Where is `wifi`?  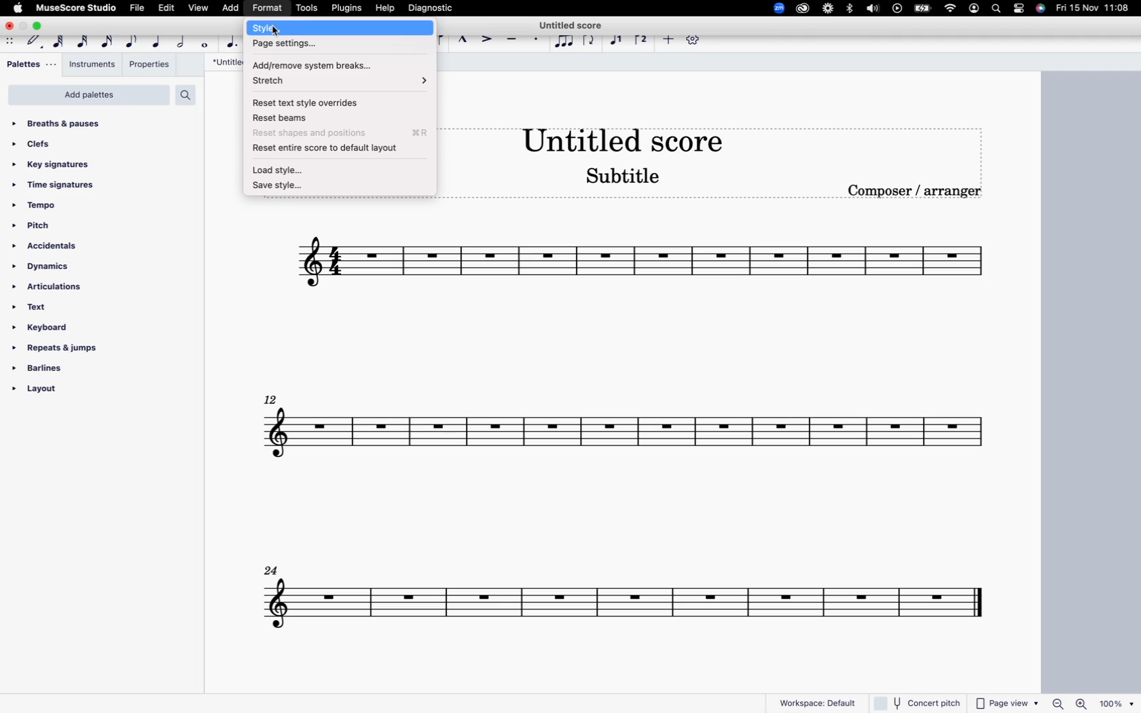
wifi is located at coordinates (951, 10).